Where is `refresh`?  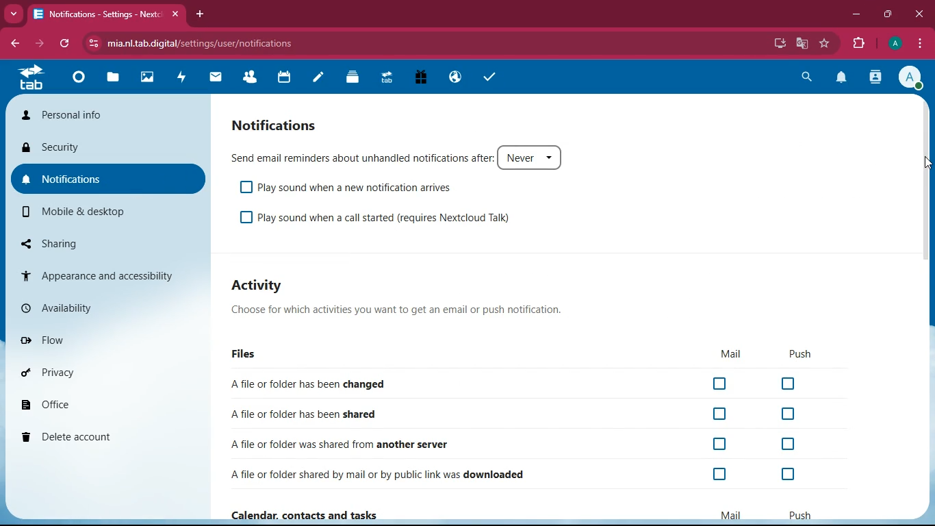 refresh is located at coordinates (66, 42).